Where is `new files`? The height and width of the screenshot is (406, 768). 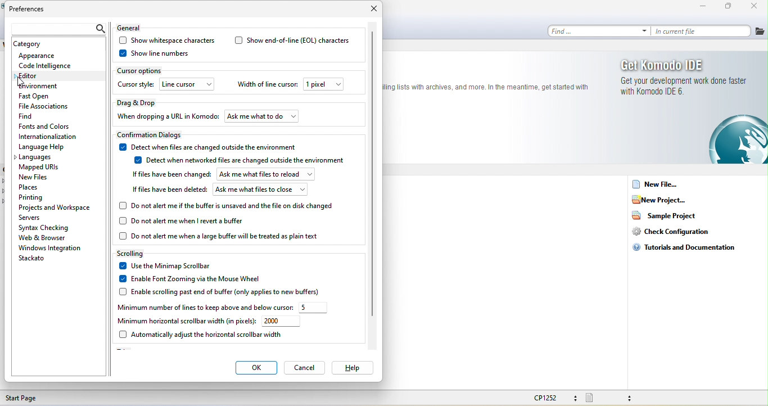 new files is located at coordinates (37, 177).